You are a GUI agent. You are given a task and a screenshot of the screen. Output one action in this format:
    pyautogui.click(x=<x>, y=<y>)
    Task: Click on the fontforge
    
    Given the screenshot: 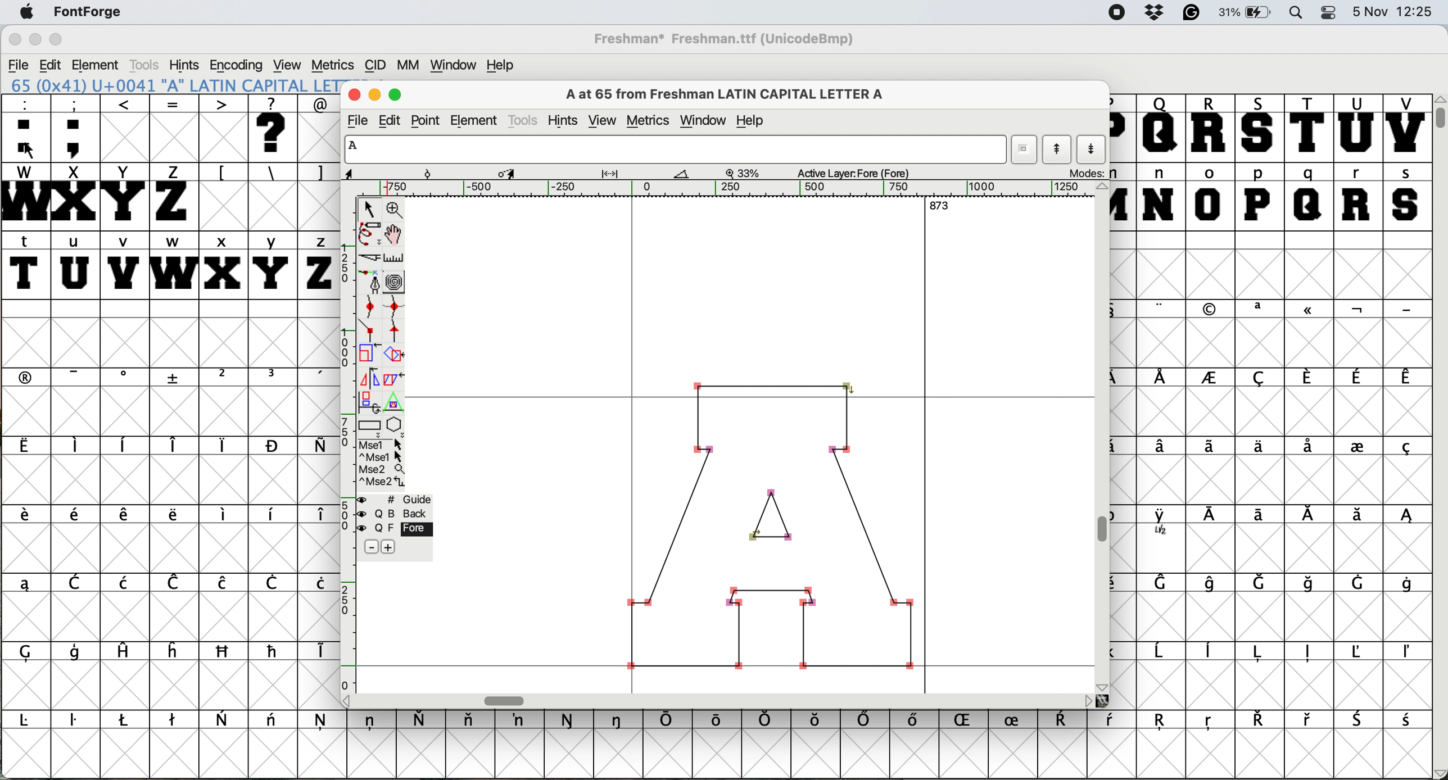 What is the action you would take?
    pyautogui.click(x=84, y=13)
    